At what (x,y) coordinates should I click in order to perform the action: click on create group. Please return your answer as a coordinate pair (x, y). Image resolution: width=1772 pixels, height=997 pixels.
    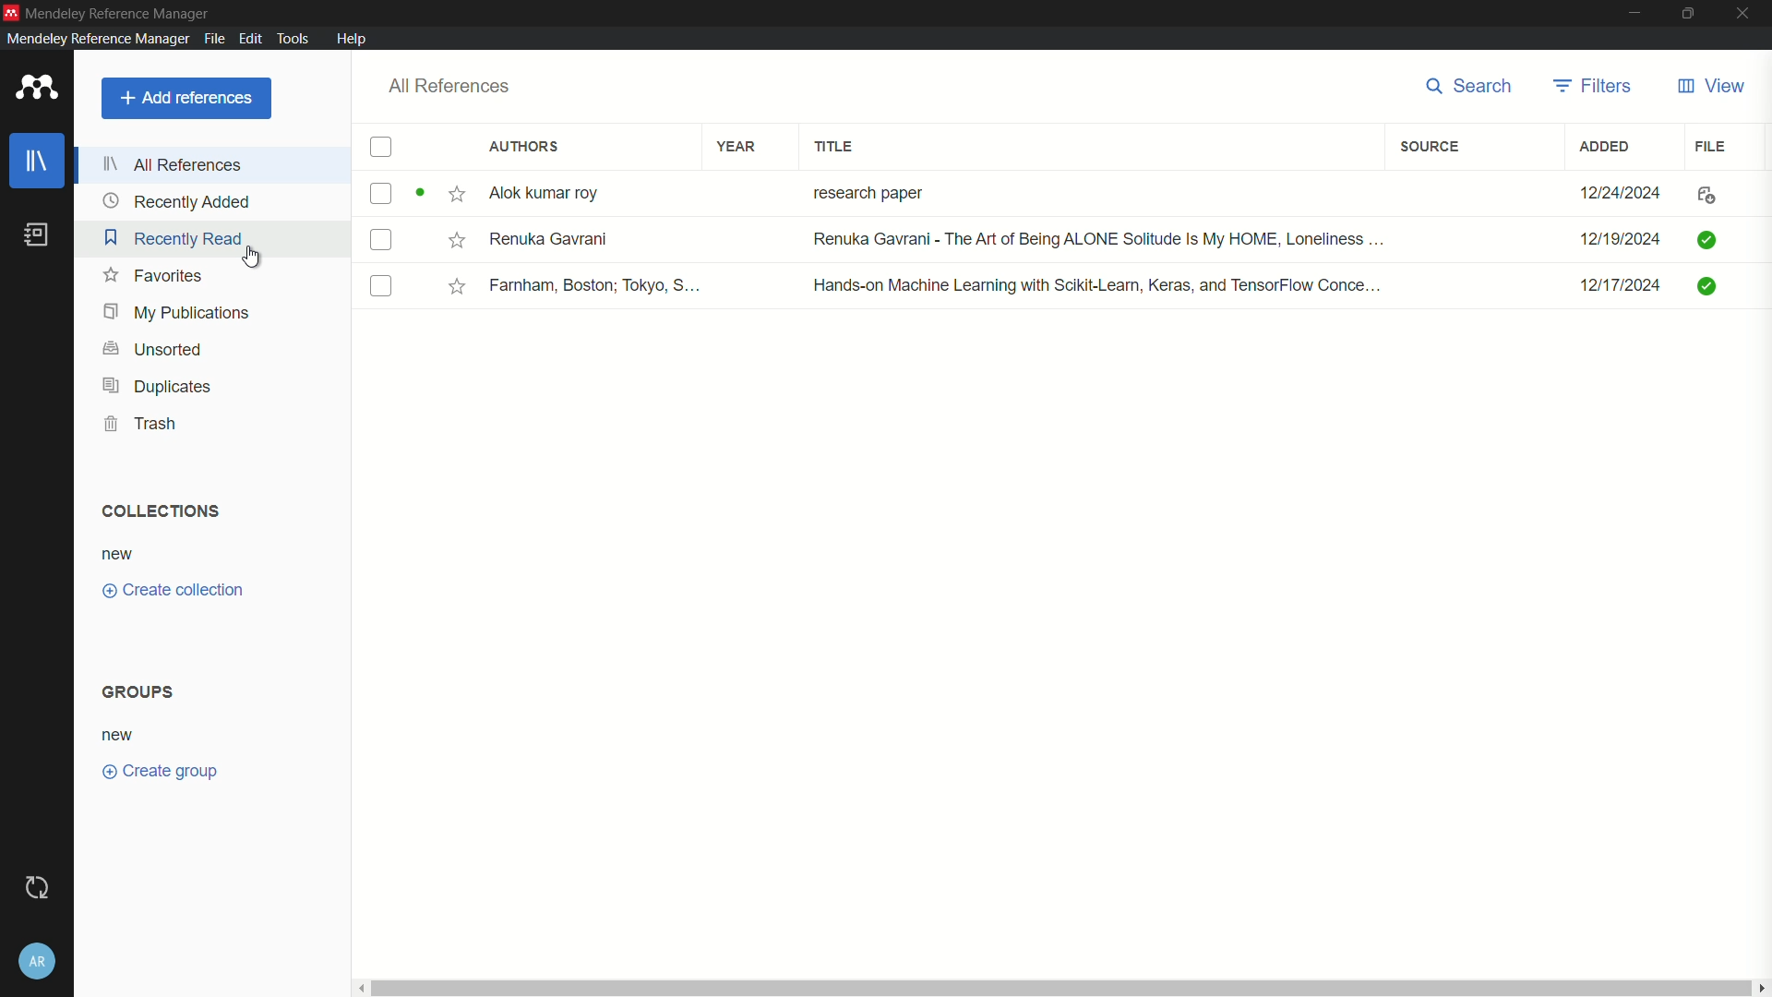
    Looking at the image, I should click on (161, 771).